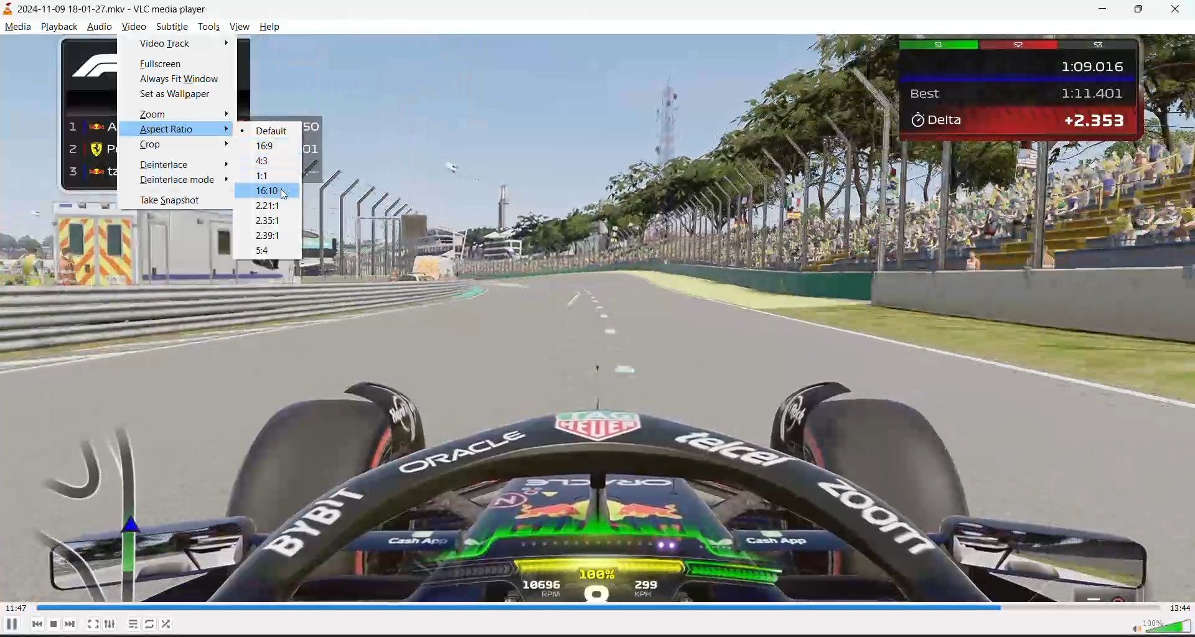  I want to click on track slider, so click(594, 606).